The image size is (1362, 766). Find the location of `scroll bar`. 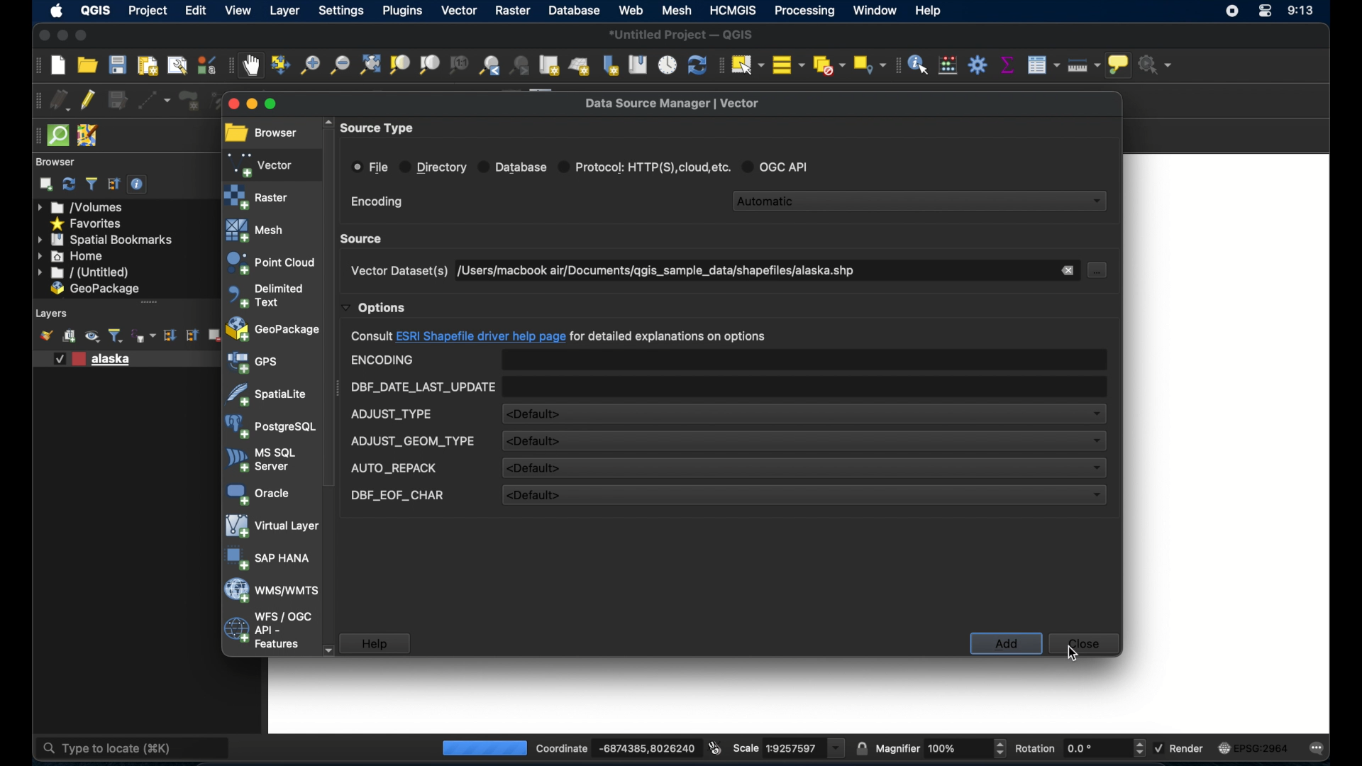

scroll bar is located at coordinates (145, 303).